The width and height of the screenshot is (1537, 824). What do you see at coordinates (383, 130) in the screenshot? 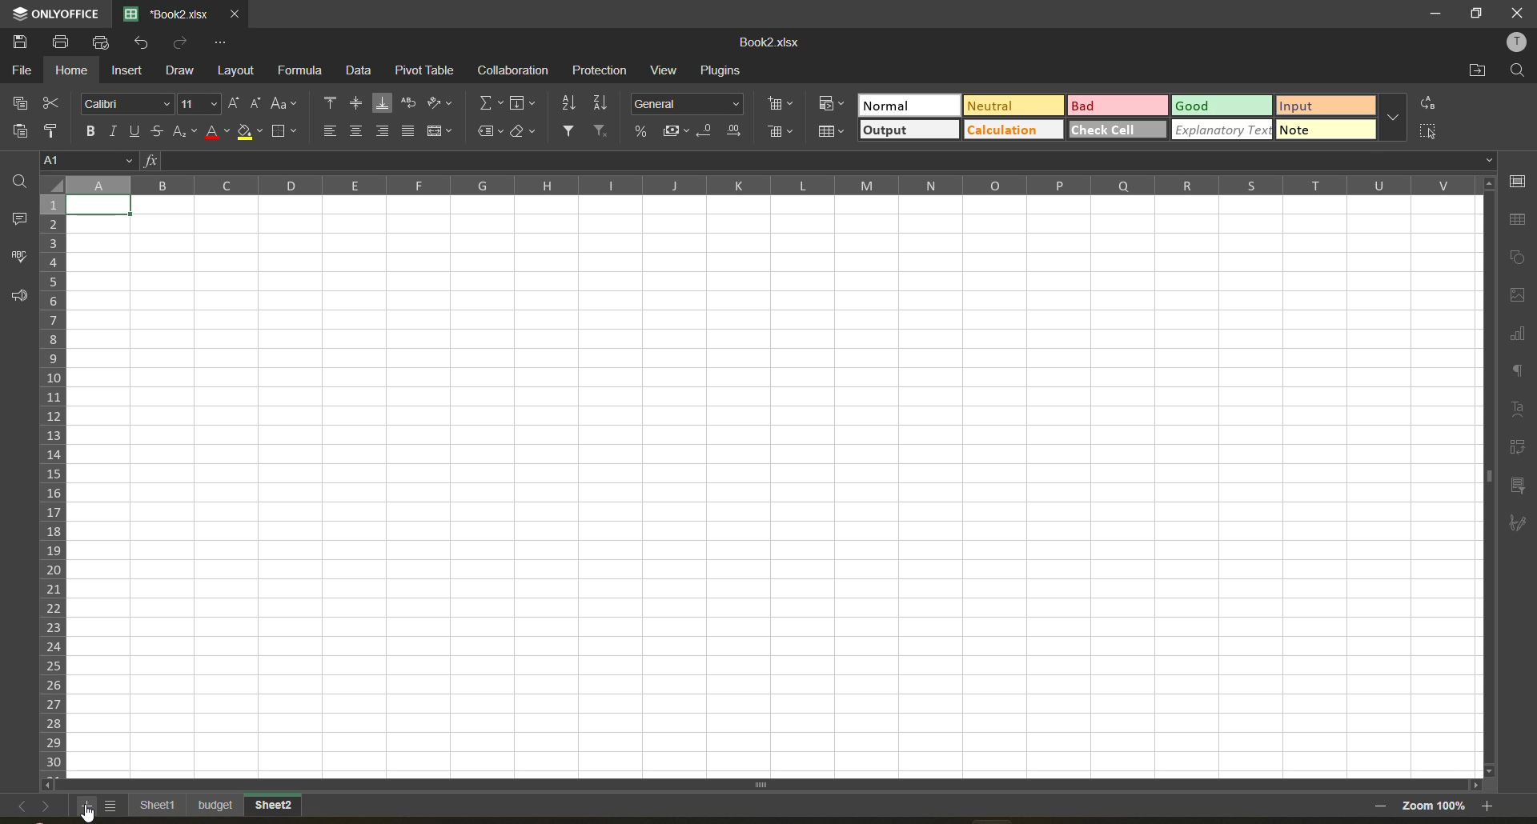
I see `align right` at bounding box center [383, 130].